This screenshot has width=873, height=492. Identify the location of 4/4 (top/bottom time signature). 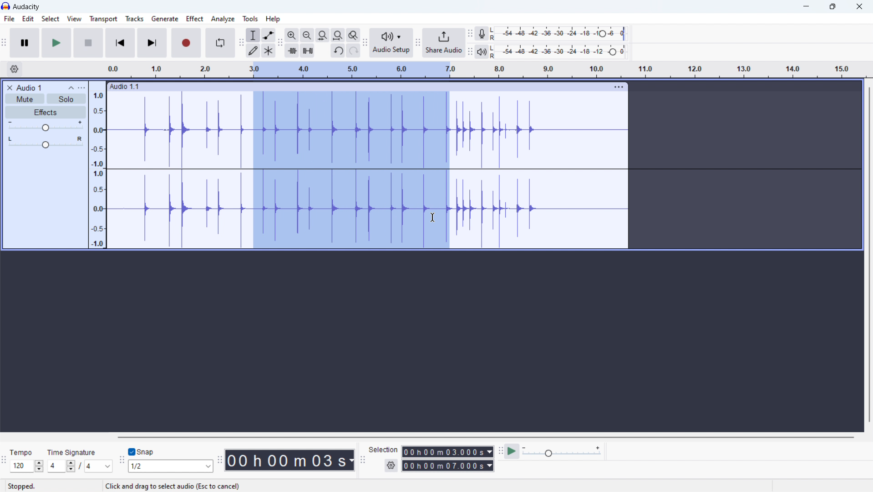
(78, 467).